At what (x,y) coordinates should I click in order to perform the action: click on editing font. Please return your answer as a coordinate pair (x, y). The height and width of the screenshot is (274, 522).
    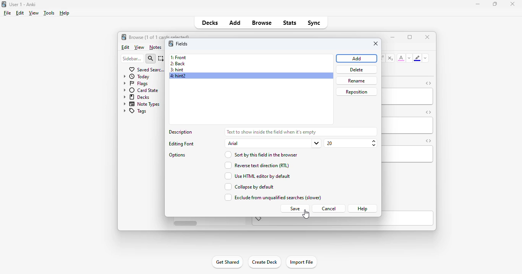
    Looking at the image, I should click on (182, 144).